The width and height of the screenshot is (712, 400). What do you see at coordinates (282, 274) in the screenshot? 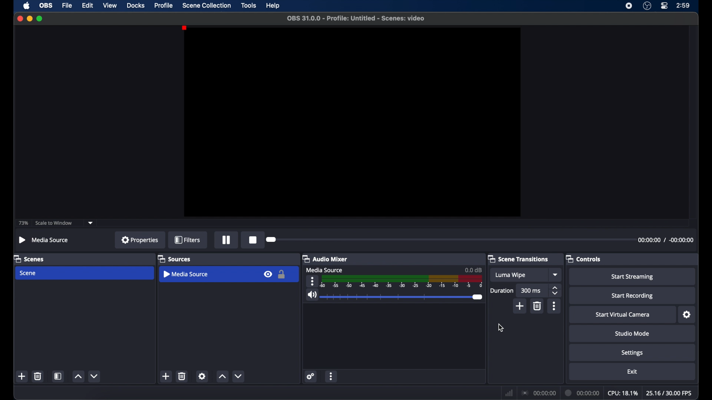
I see `lock icon` at bounding box center [282, 274].